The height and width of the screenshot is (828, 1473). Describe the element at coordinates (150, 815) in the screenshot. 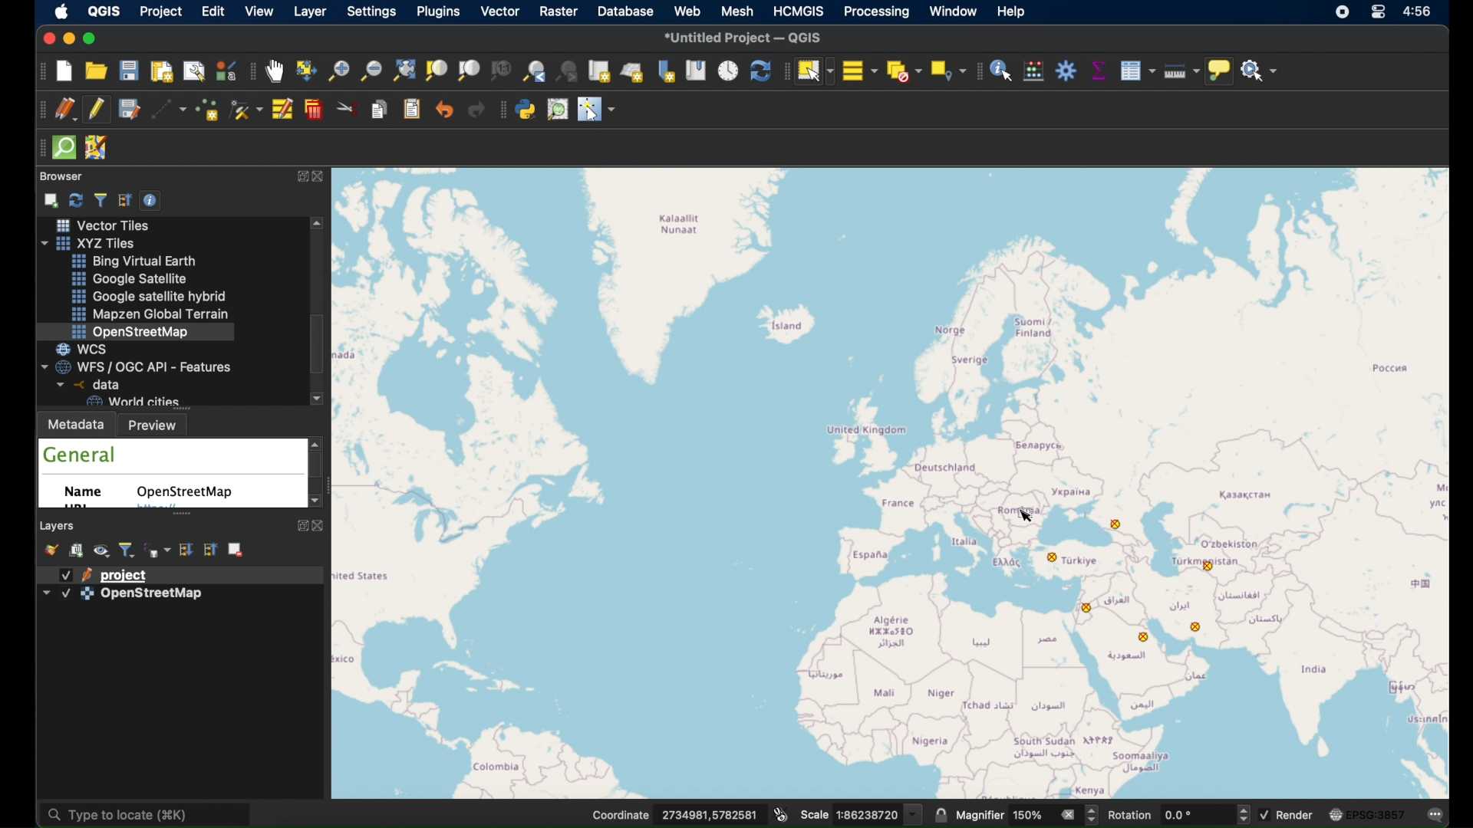

I see `type locate` at that location.